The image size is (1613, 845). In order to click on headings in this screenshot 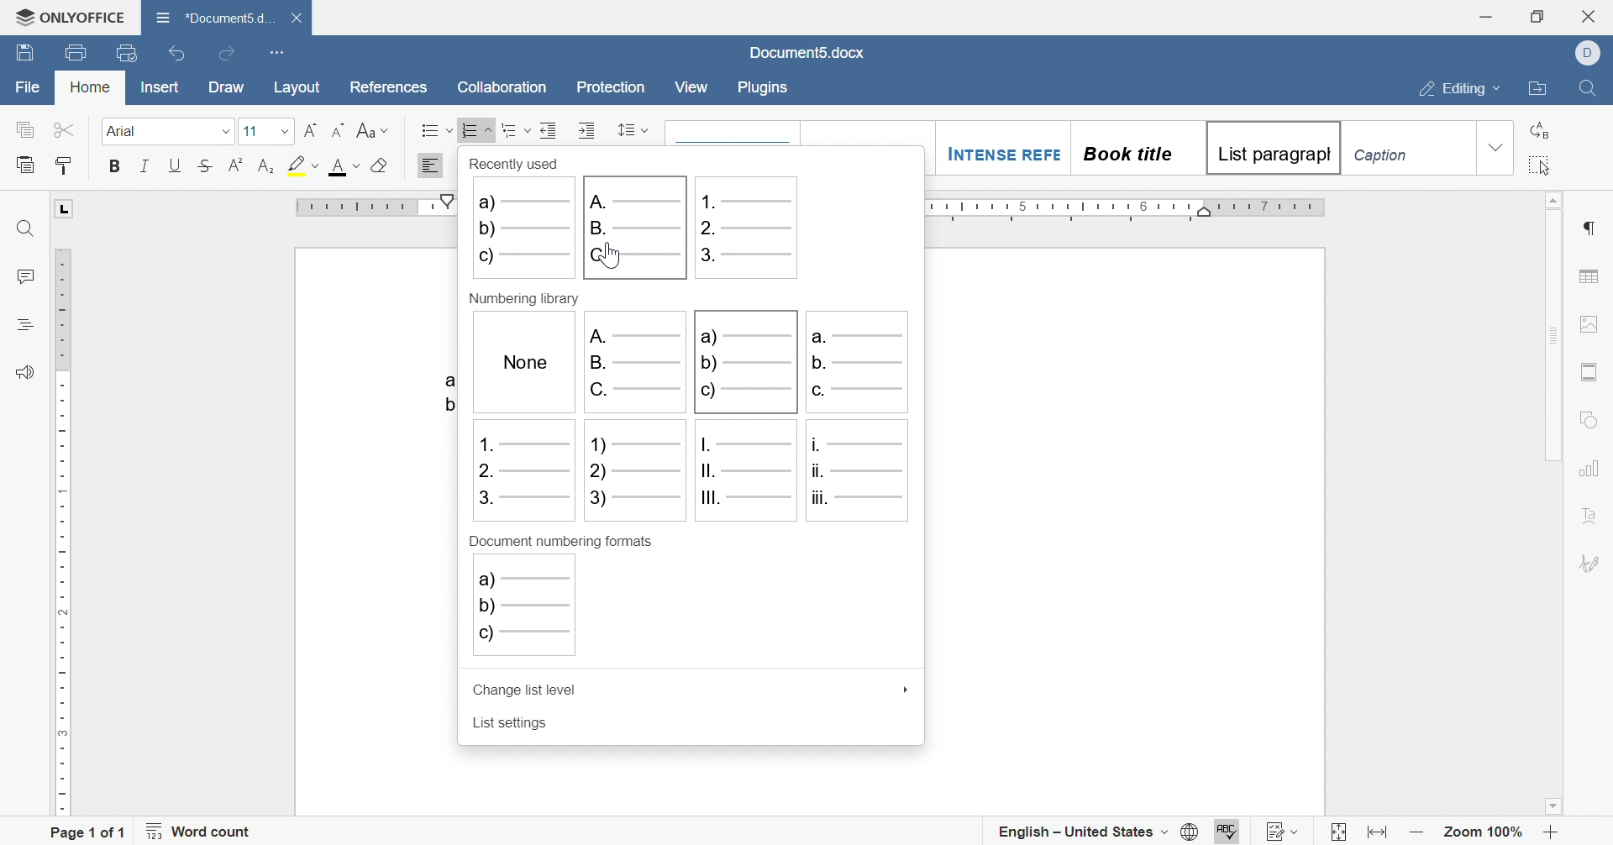, I will do `click(24, 324)`.